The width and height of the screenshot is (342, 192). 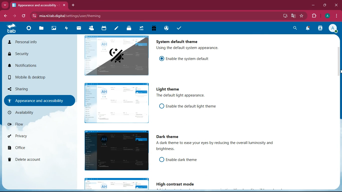 What do you see at coordinates (29, 29) in the screenshot?
I see `home` at bounding box center [29, 29].